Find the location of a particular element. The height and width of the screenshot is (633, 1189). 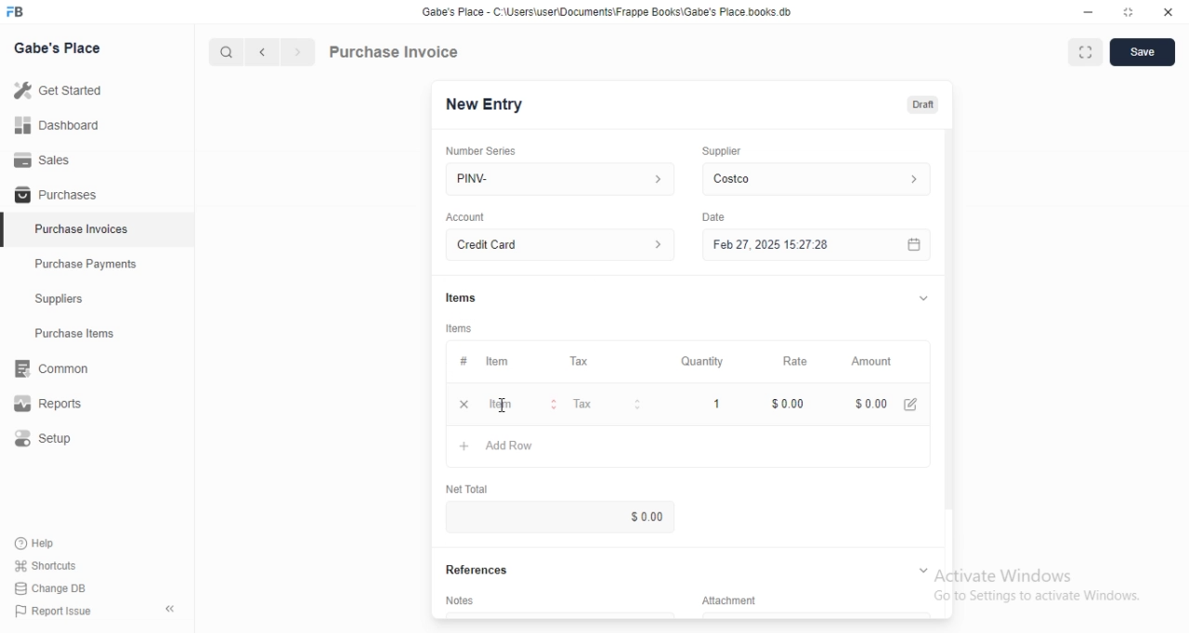

1 is located at coordinates (699, 404).